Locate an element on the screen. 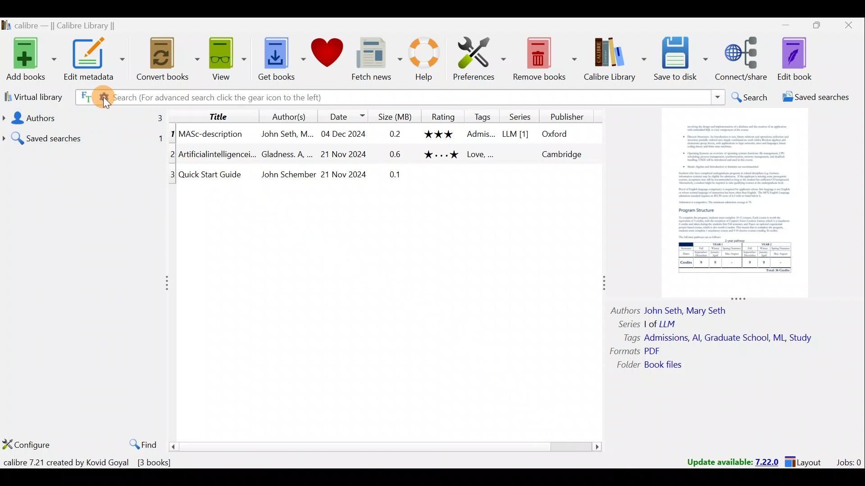 The image size is (865, 486). Donate is located at coordinates (327, 54).